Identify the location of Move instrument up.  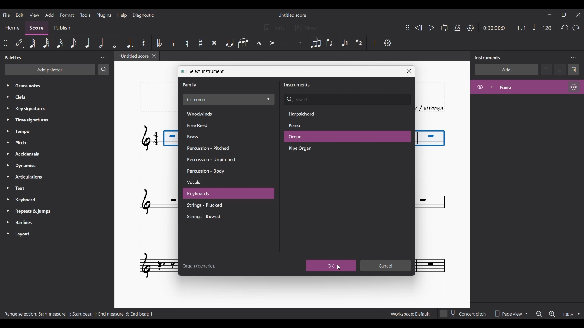
(547, 69).